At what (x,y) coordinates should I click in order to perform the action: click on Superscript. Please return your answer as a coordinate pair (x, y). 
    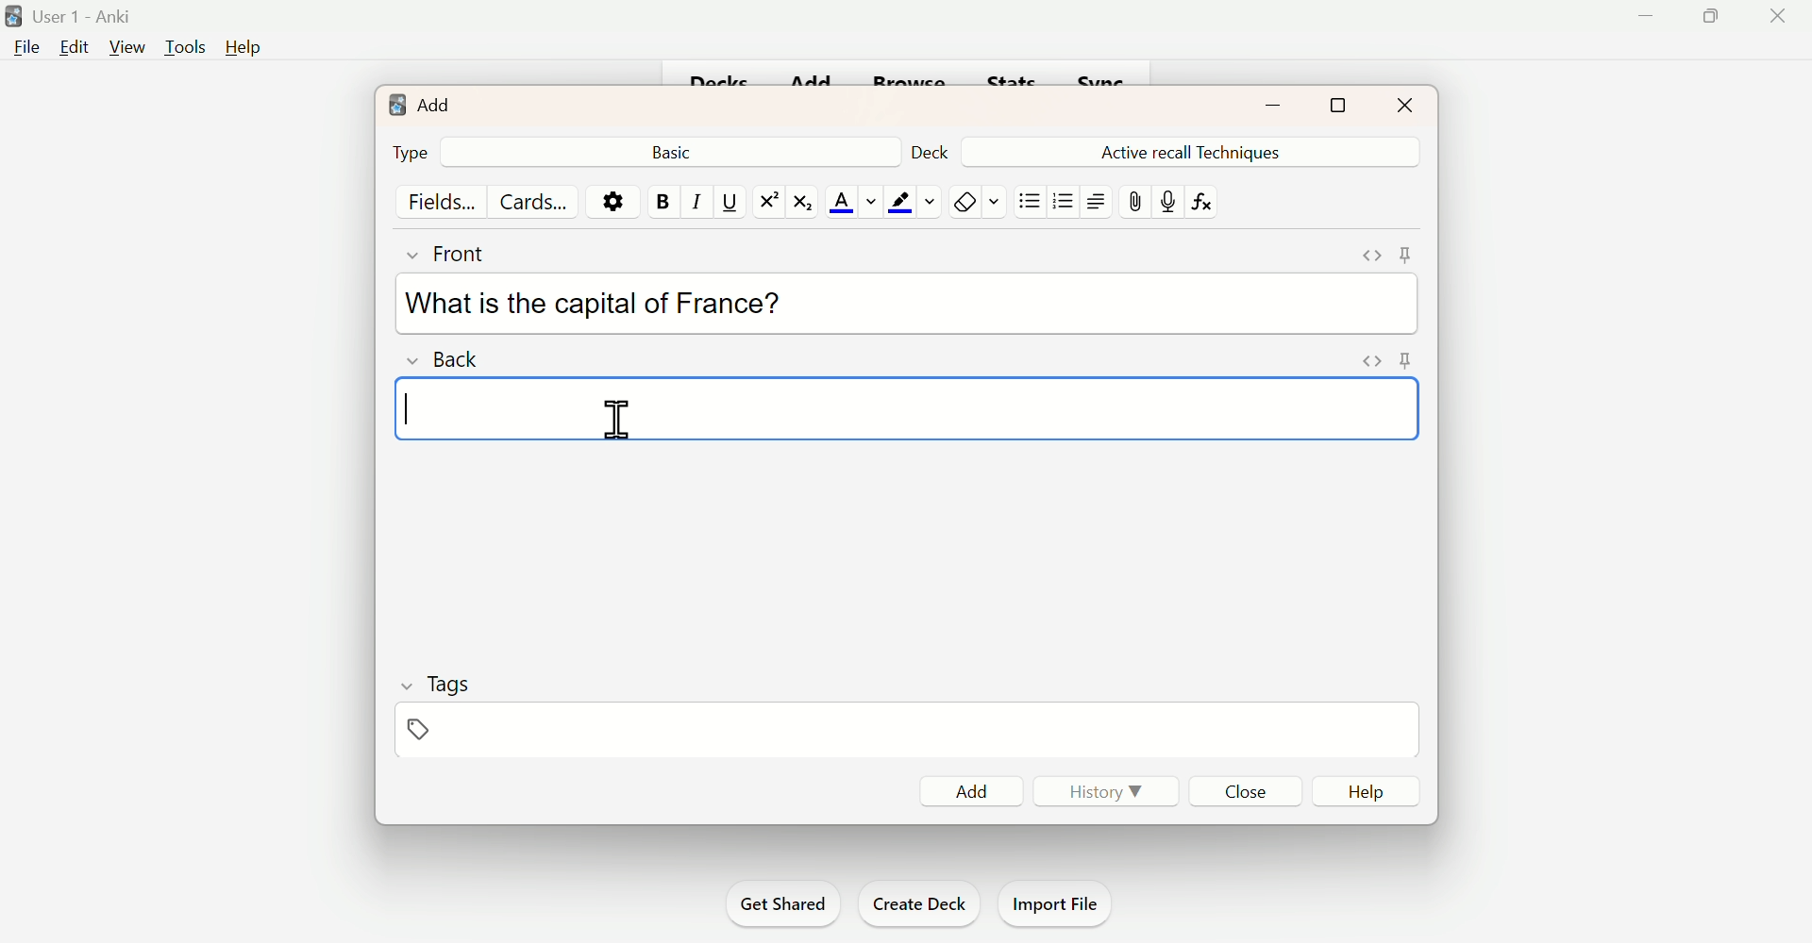
    Looking at the image, I should click on (765, 201).